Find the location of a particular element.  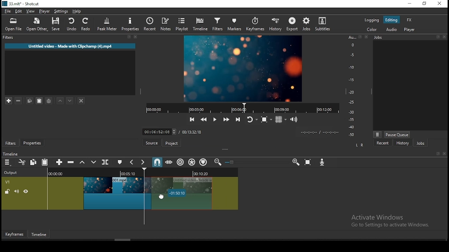

scale is located at coordinates (353, 86).